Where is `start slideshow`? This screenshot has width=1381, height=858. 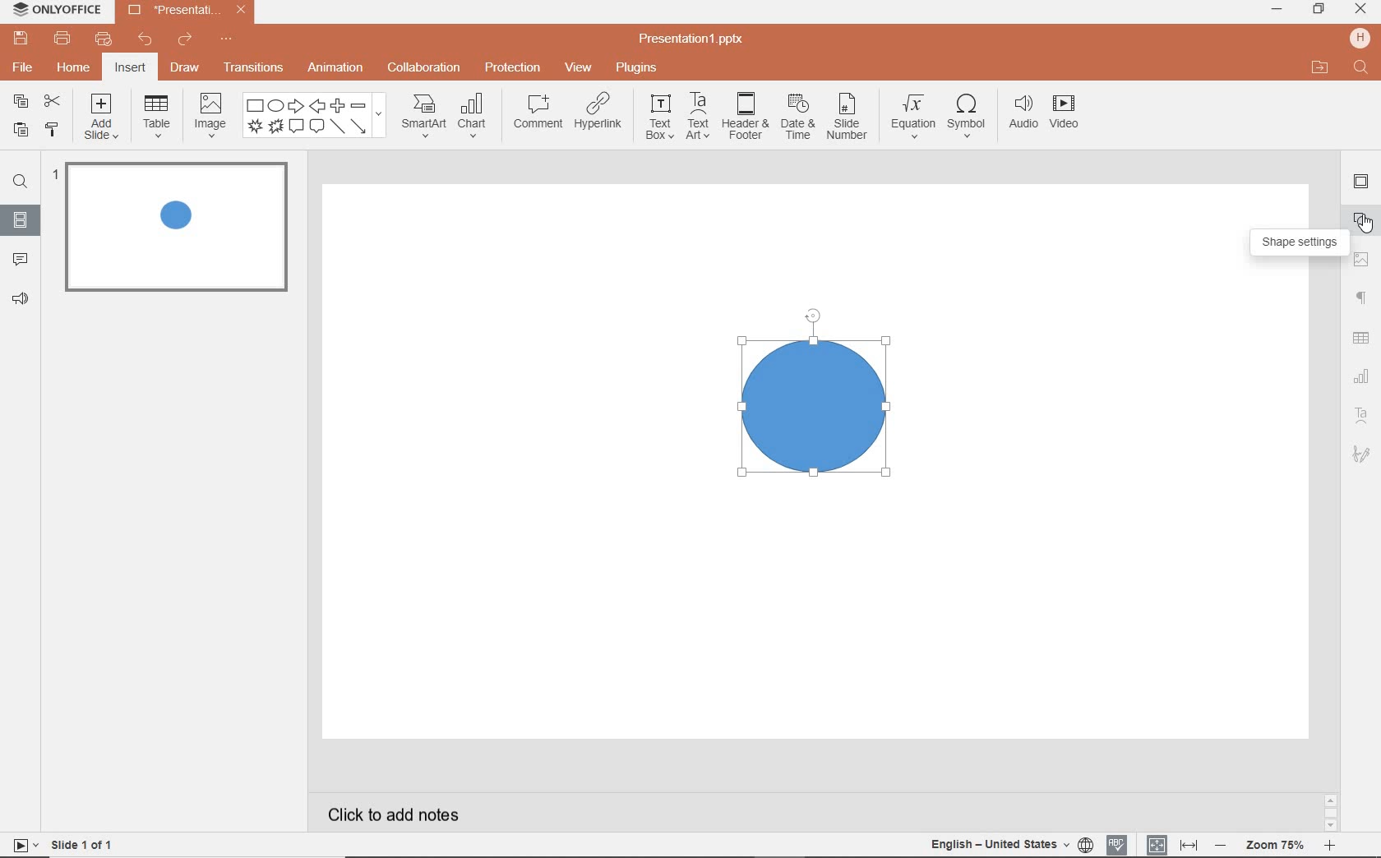 start slideshow is located at coordinates (22, 845).